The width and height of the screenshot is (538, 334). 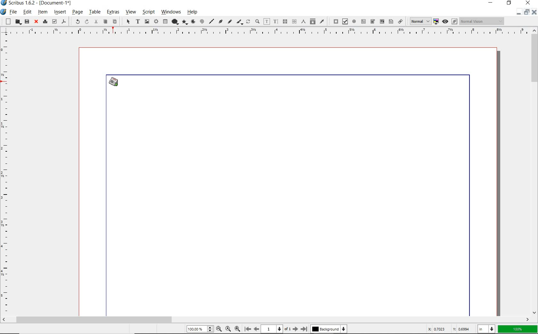 What do you see at coordinates (400, 21) in the screenshot?
I see `link annotation` at bounding box center [400, 21].